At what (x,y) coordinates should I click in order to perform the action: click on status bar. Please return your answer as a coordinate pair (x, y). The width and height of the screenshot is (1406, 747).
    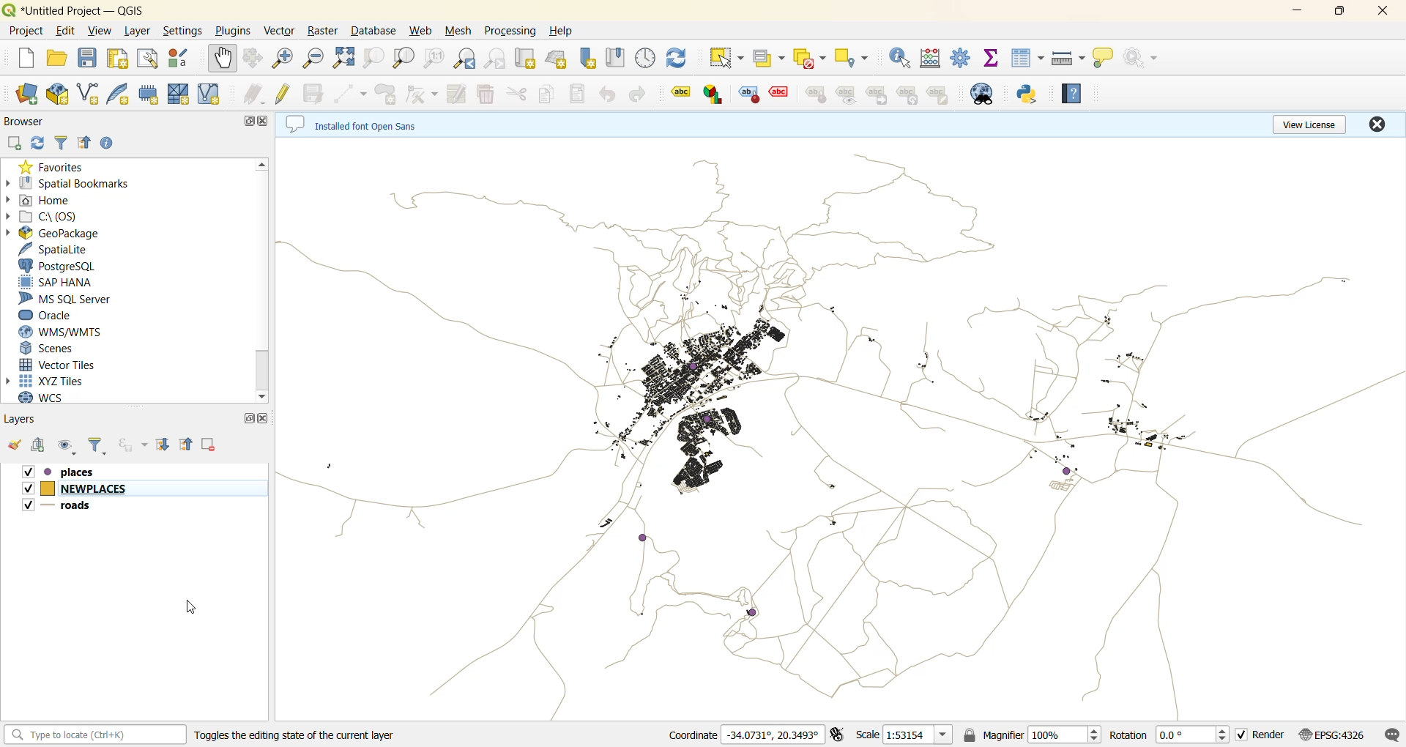
    Looking at the image, I should click on (95, 735).